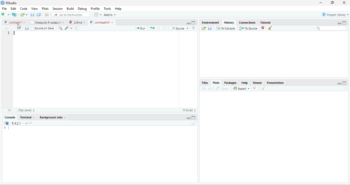 This screenshot has height=185, width=350. I want to click on View the current working directory, so click(31, 123).